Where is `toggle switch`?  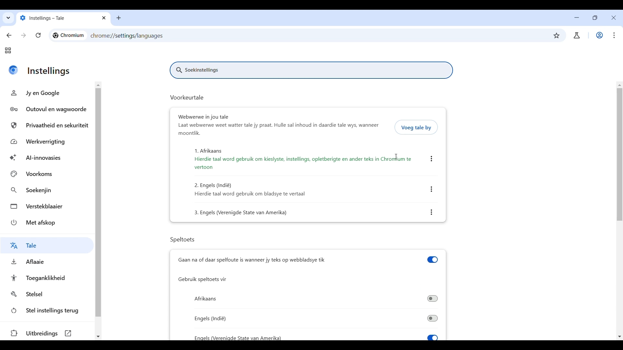 toggle switch is located at coordinates (429, 260).